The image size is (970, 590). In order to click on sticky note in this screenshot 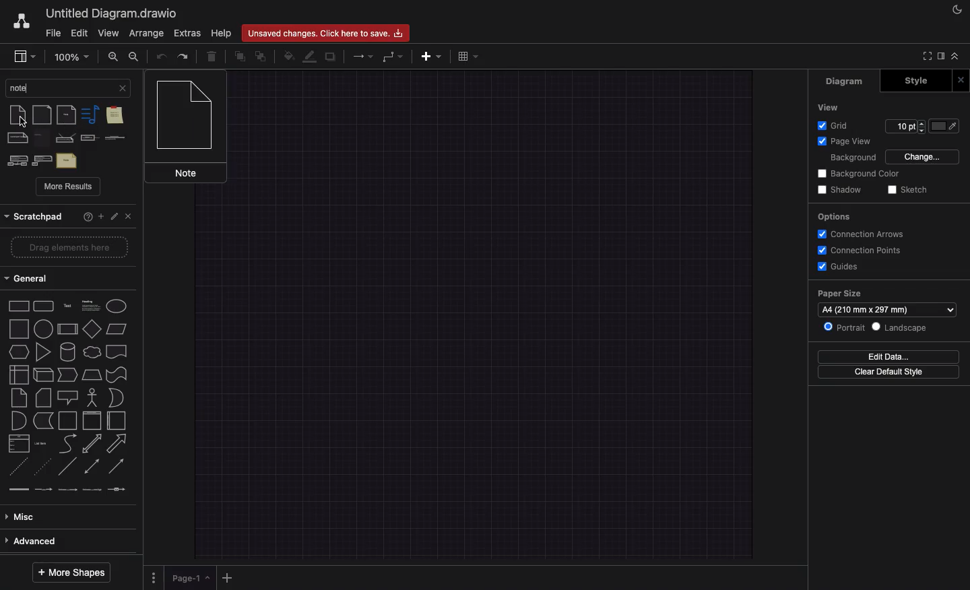, I will do `click(114, 117)`.